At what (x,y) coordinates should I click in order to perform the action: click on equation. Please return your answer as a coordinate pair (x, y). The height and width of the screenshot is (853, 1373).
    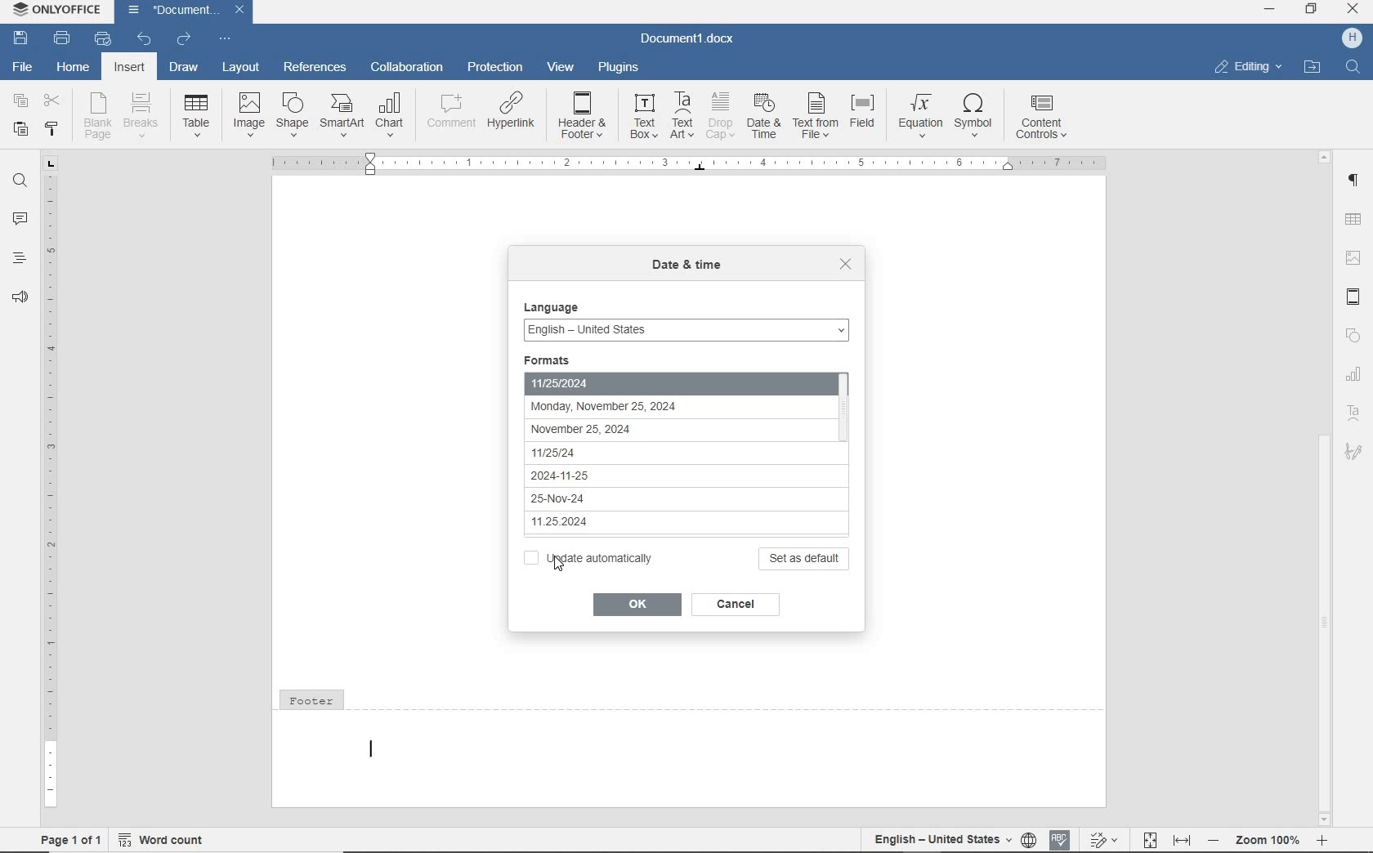
    Looking at the image, I should click on (921, 114).